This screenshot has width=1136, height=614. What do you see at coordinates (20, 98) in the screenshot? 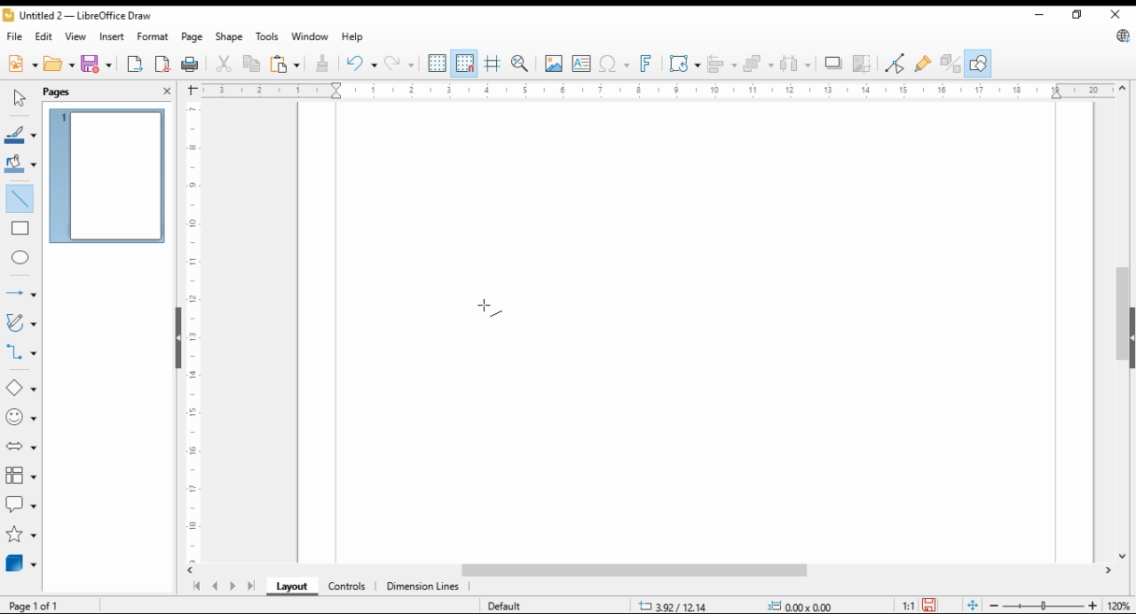
I see `select` at bounding box center [20, 98].